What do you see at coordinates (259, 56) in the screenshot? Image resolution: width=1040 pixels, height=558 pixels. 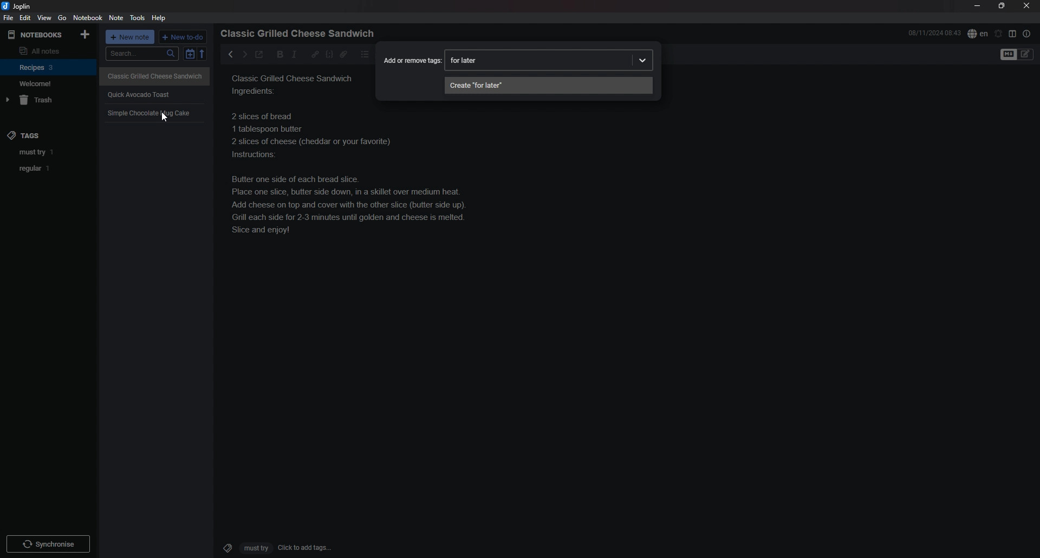 I see `toggle external editor` at bounding box center [259, 56].